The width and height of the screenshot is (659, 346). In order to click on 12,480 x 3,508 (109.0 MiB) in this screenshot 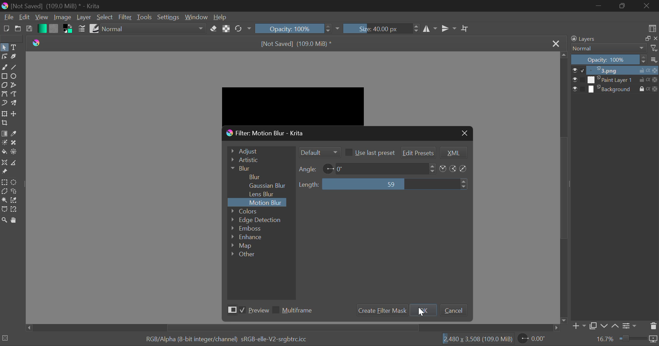, I will do `click(477, 339)`.